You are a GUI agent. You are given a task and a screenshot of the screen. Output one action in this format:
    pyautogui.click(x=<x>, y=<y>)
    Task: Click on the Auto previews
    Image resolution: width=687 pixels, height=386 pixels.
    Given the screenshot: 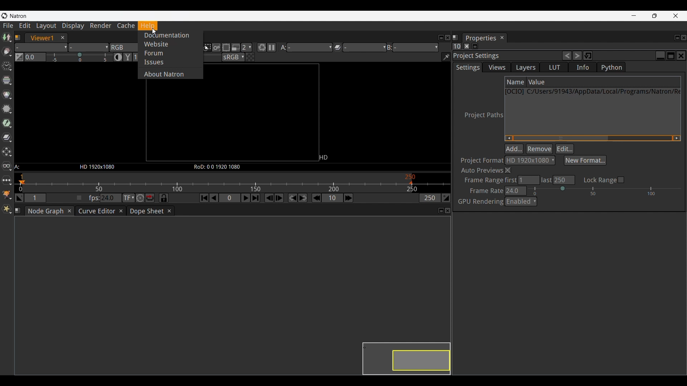 What is the action you would take?
    pyautogui.click(x=482, y=170)
    